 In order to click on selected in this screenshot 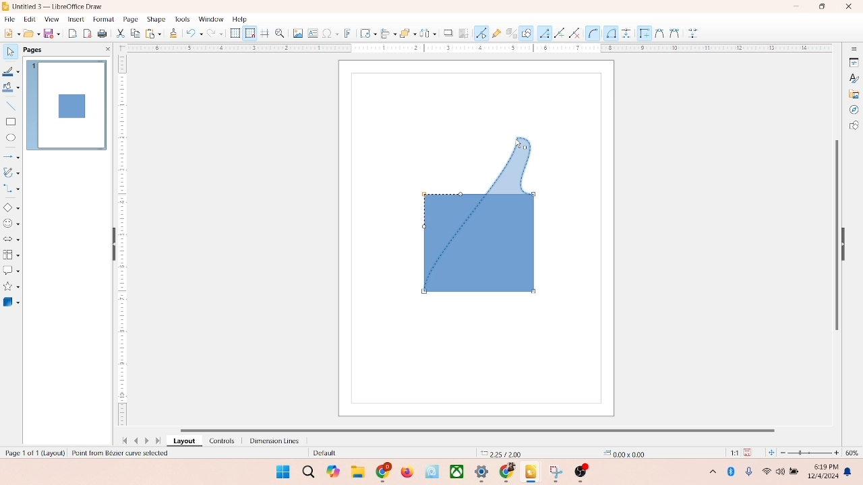, I will do `click(119, 453)`.